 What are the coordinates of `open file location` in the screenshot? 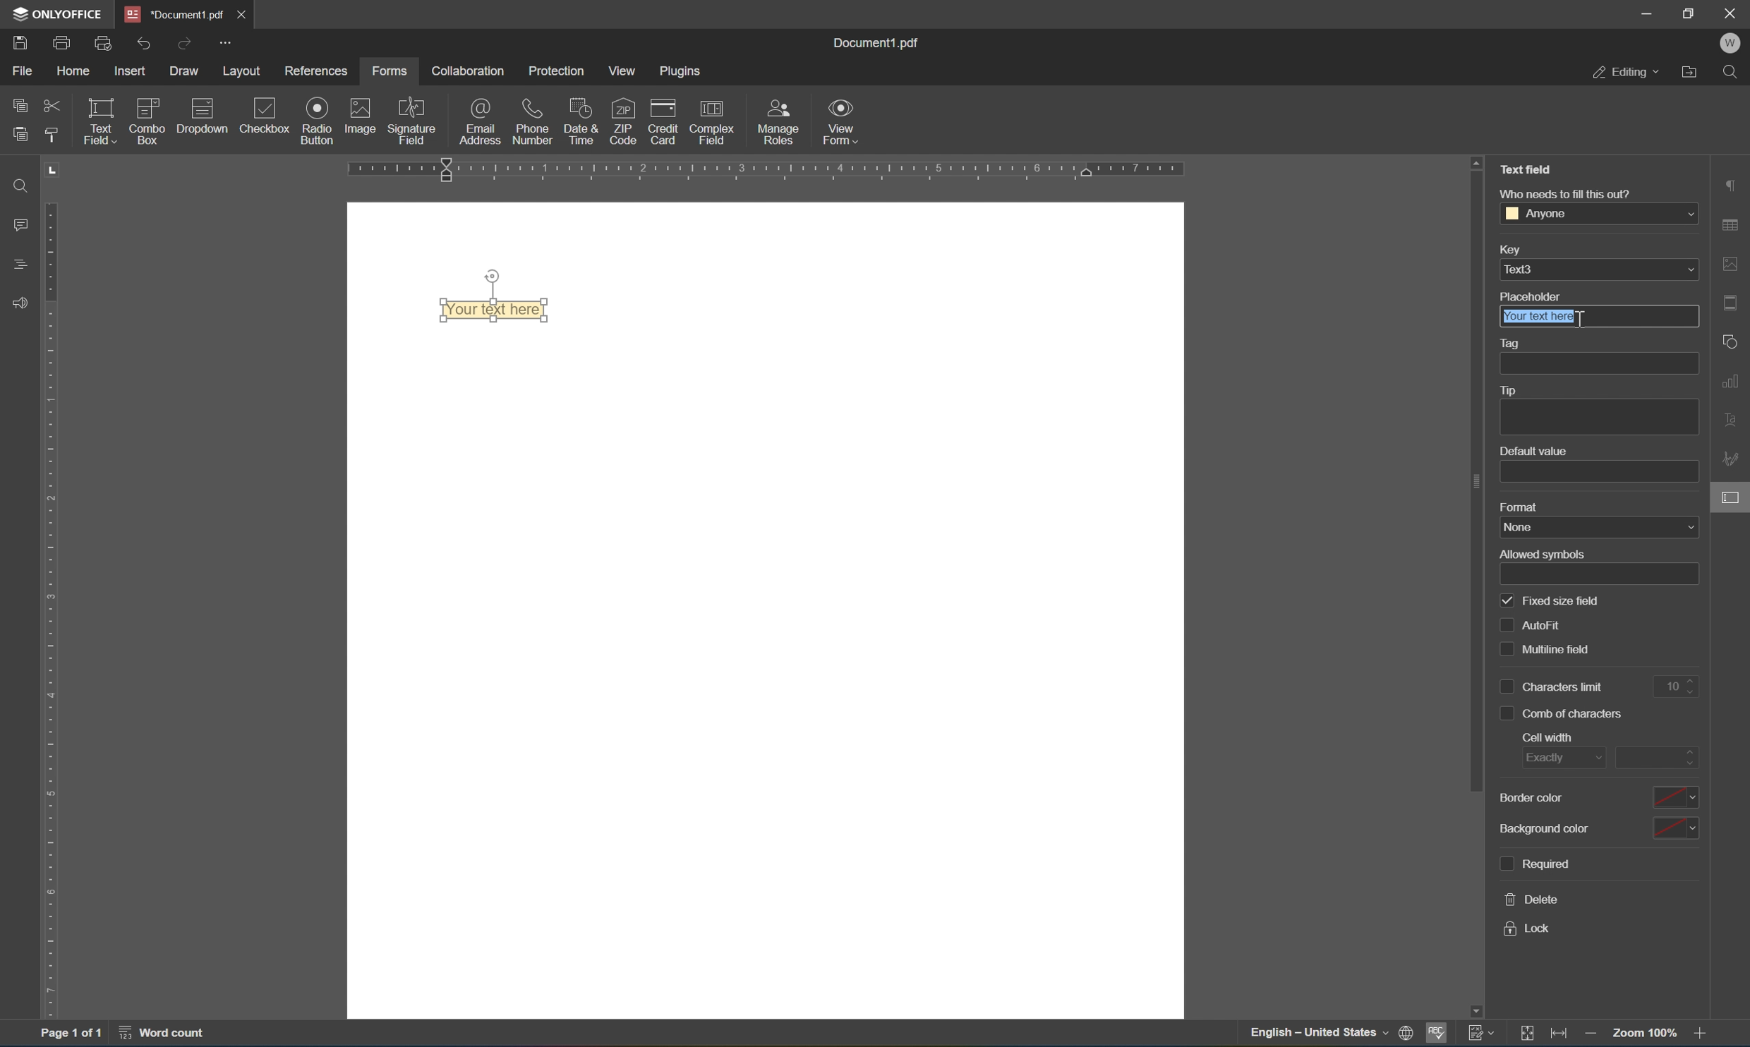 It's located at (1692, 73).